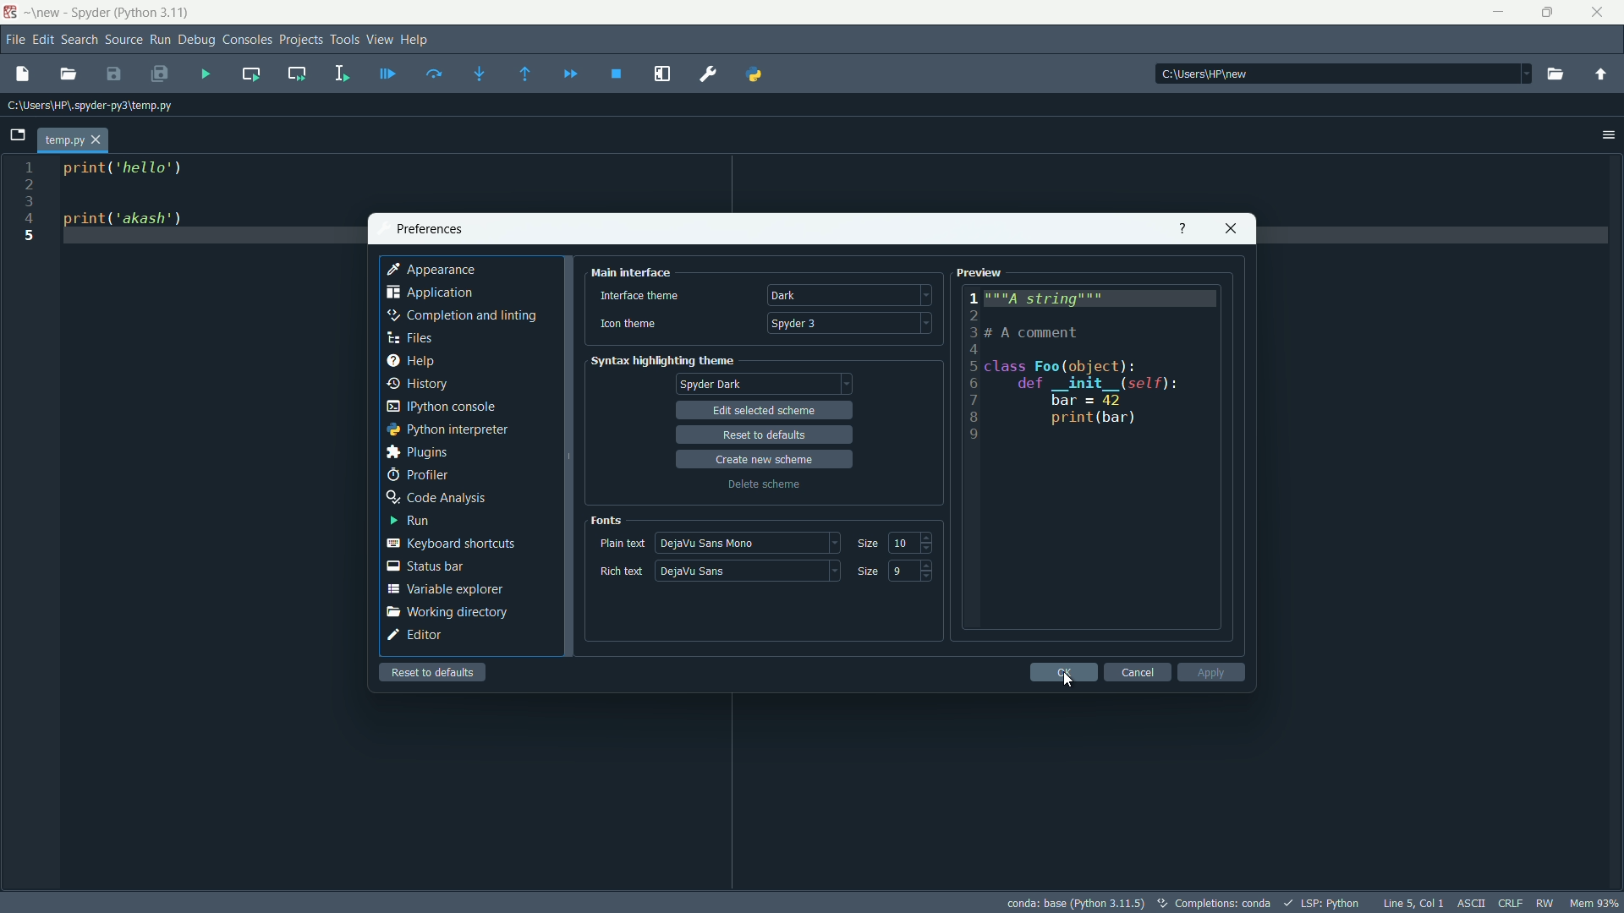 The height and width of the screenshot is (913, 1624). Describe the element at coordinates (1210, 672) in the screenshot. I see `apply` at that location.